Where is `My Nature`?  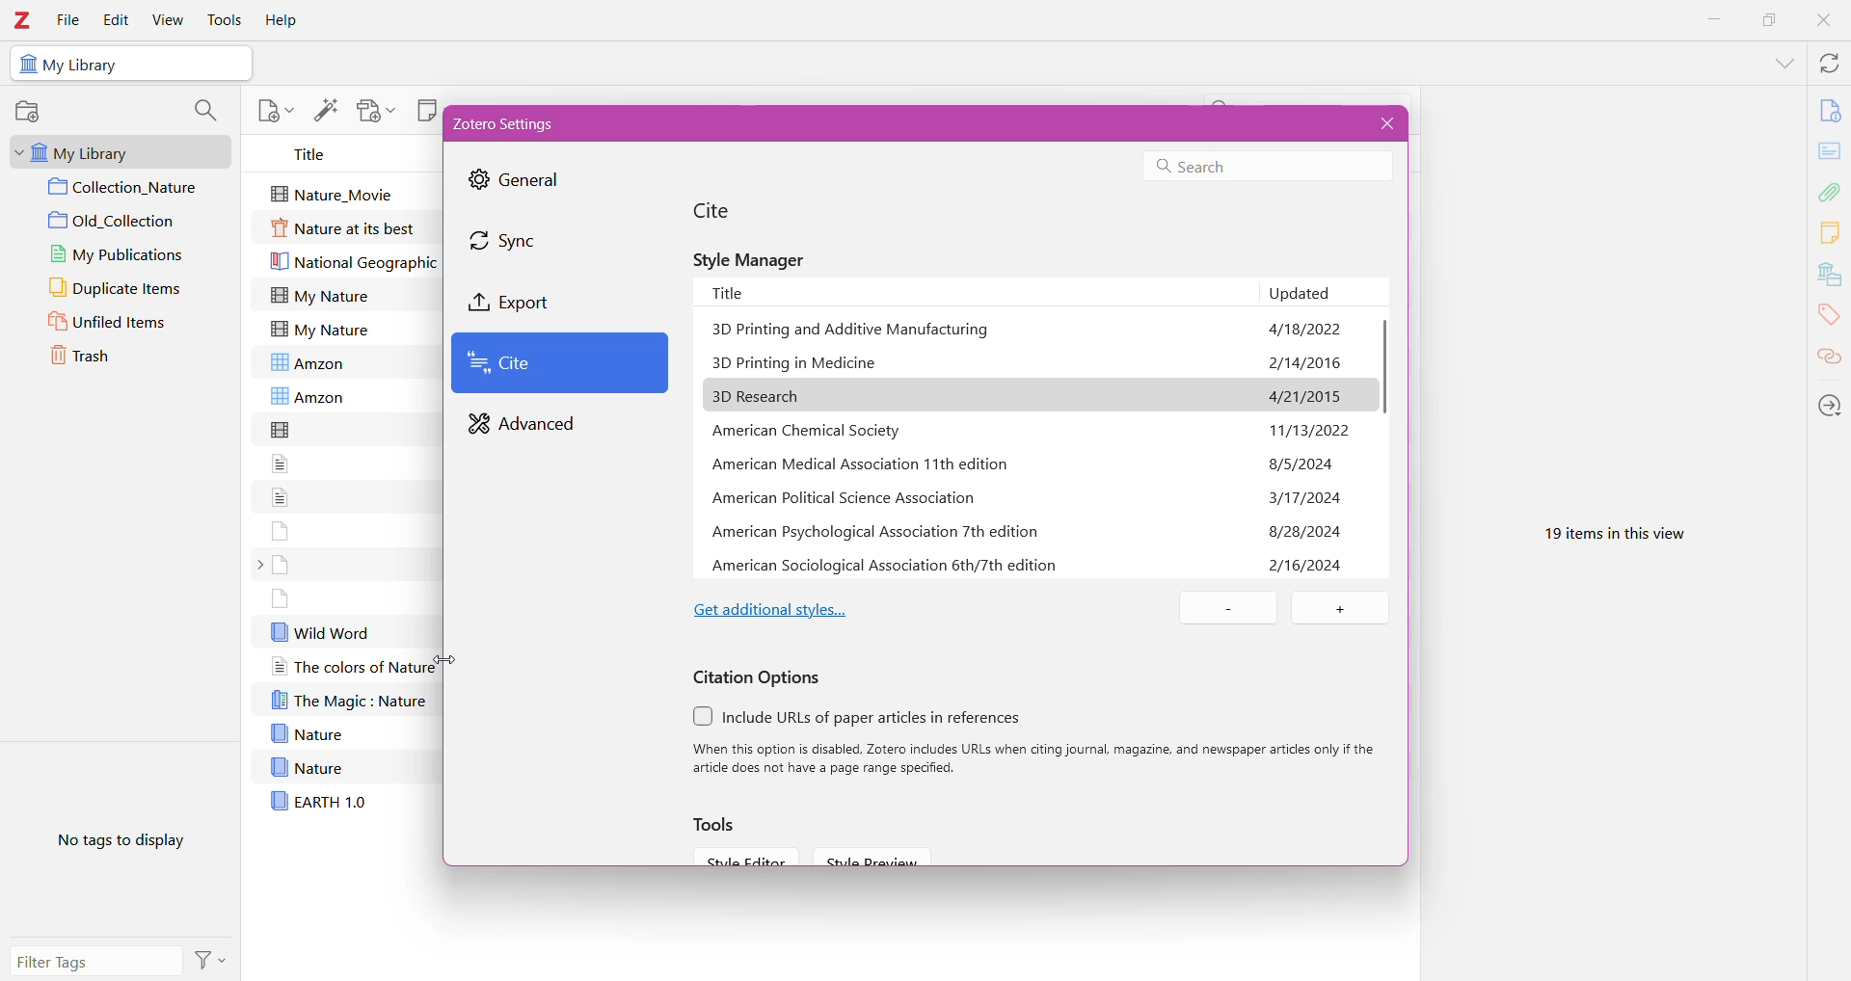 My Nature is located at coordinates (320, 295).